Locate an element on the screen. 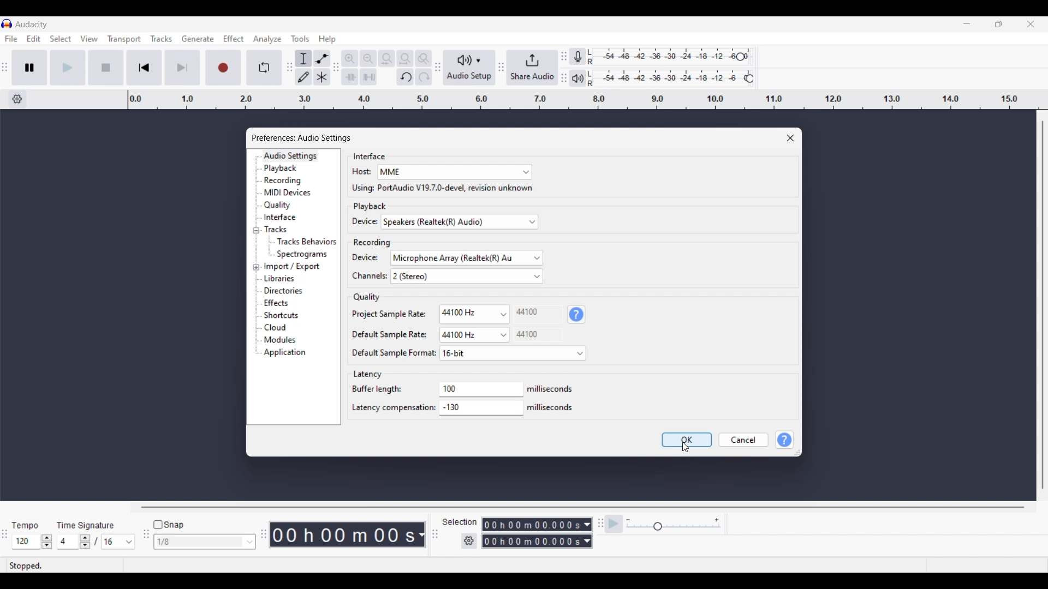 The width and height of the screenshot is (1048, 589). Edit menu is located at coordinates (34, 39).